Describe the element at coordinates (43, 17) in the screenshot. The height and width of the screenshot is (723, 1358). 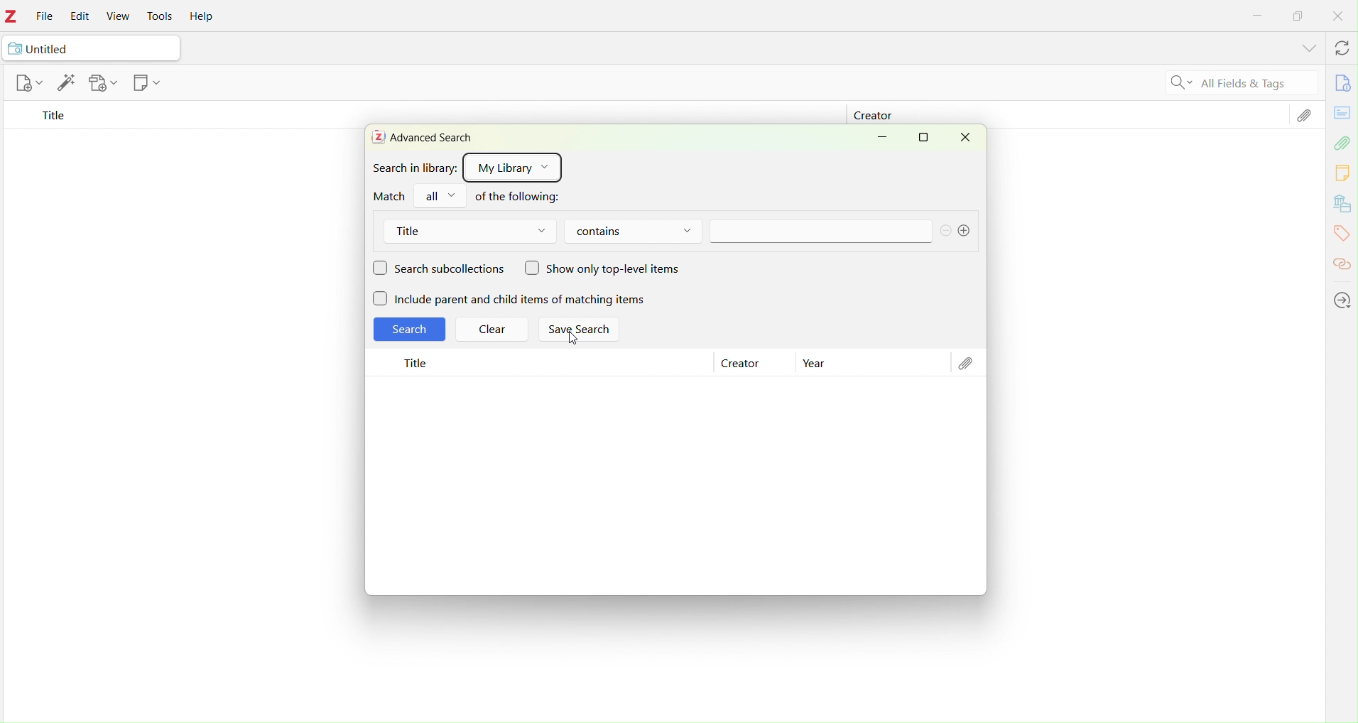
I see `File` at that location.